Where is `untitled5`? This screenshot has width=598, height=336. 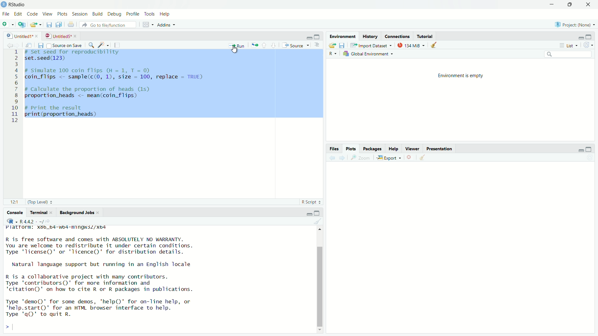 untitled5 is located at coordinates (57, 36).